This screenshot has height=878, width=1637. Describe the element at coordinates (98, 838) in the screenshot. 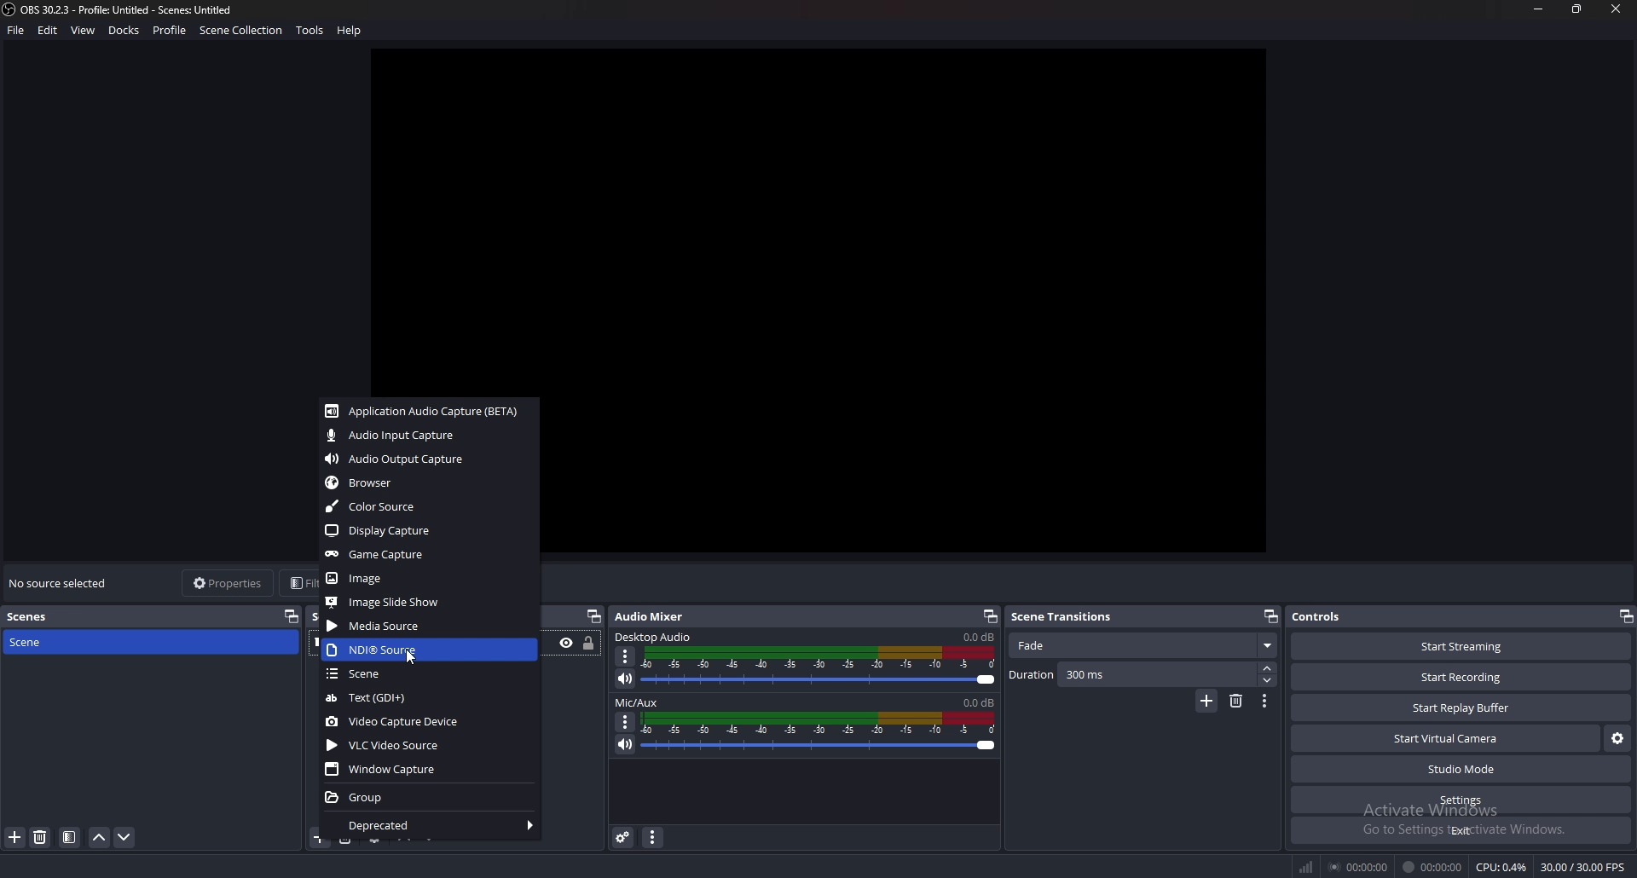

I see `move scene up` at that location.